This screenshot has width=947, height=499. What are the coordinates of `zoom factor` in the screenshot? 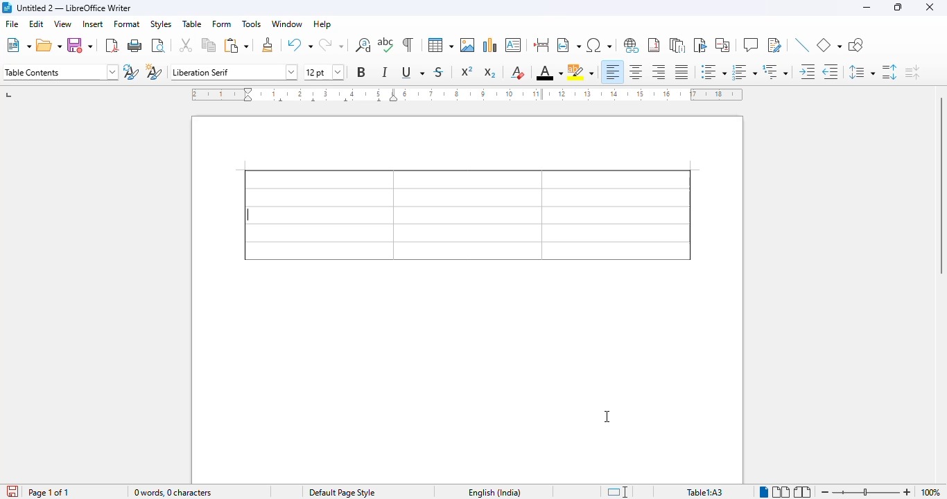 It's located at (930, 492).